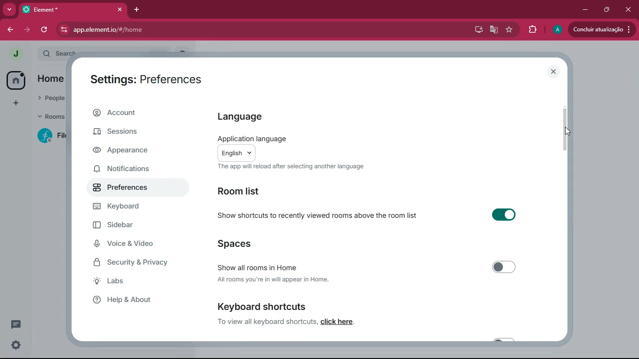  I want to click on account, so click(140, 113).